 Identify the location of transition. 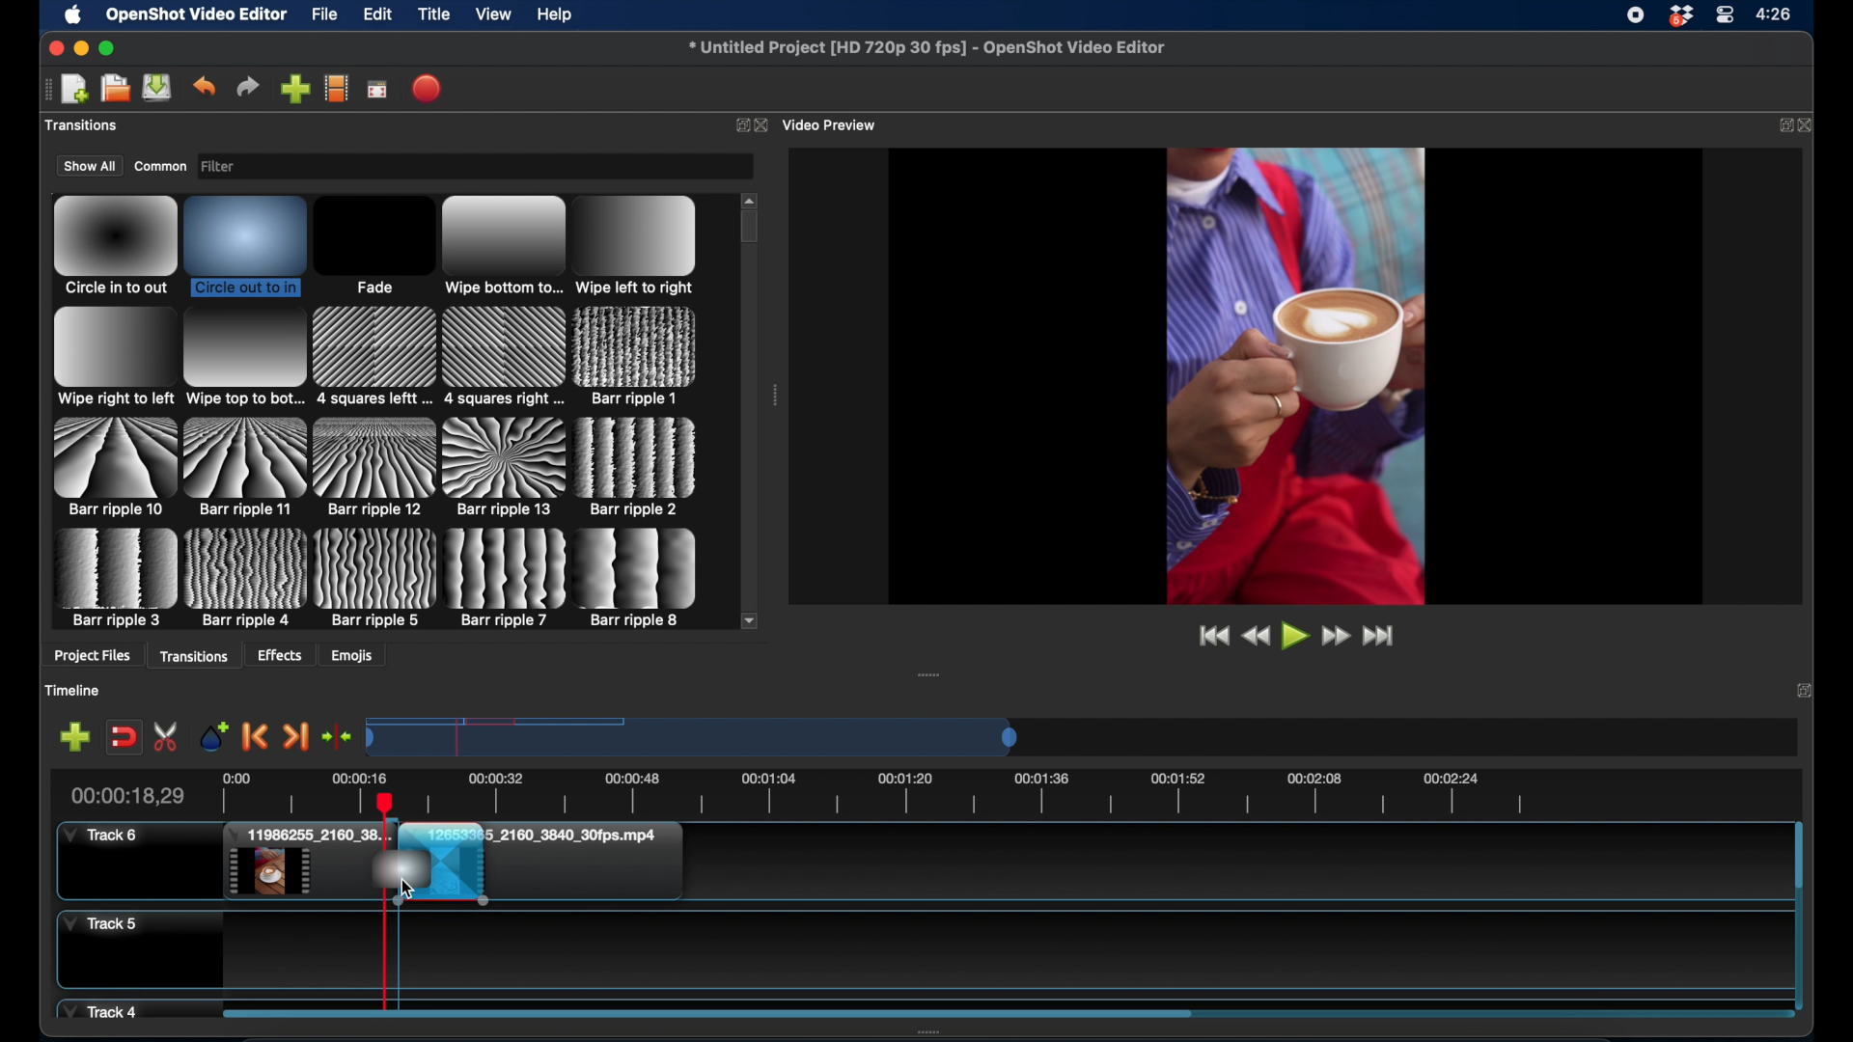
(506, 468).